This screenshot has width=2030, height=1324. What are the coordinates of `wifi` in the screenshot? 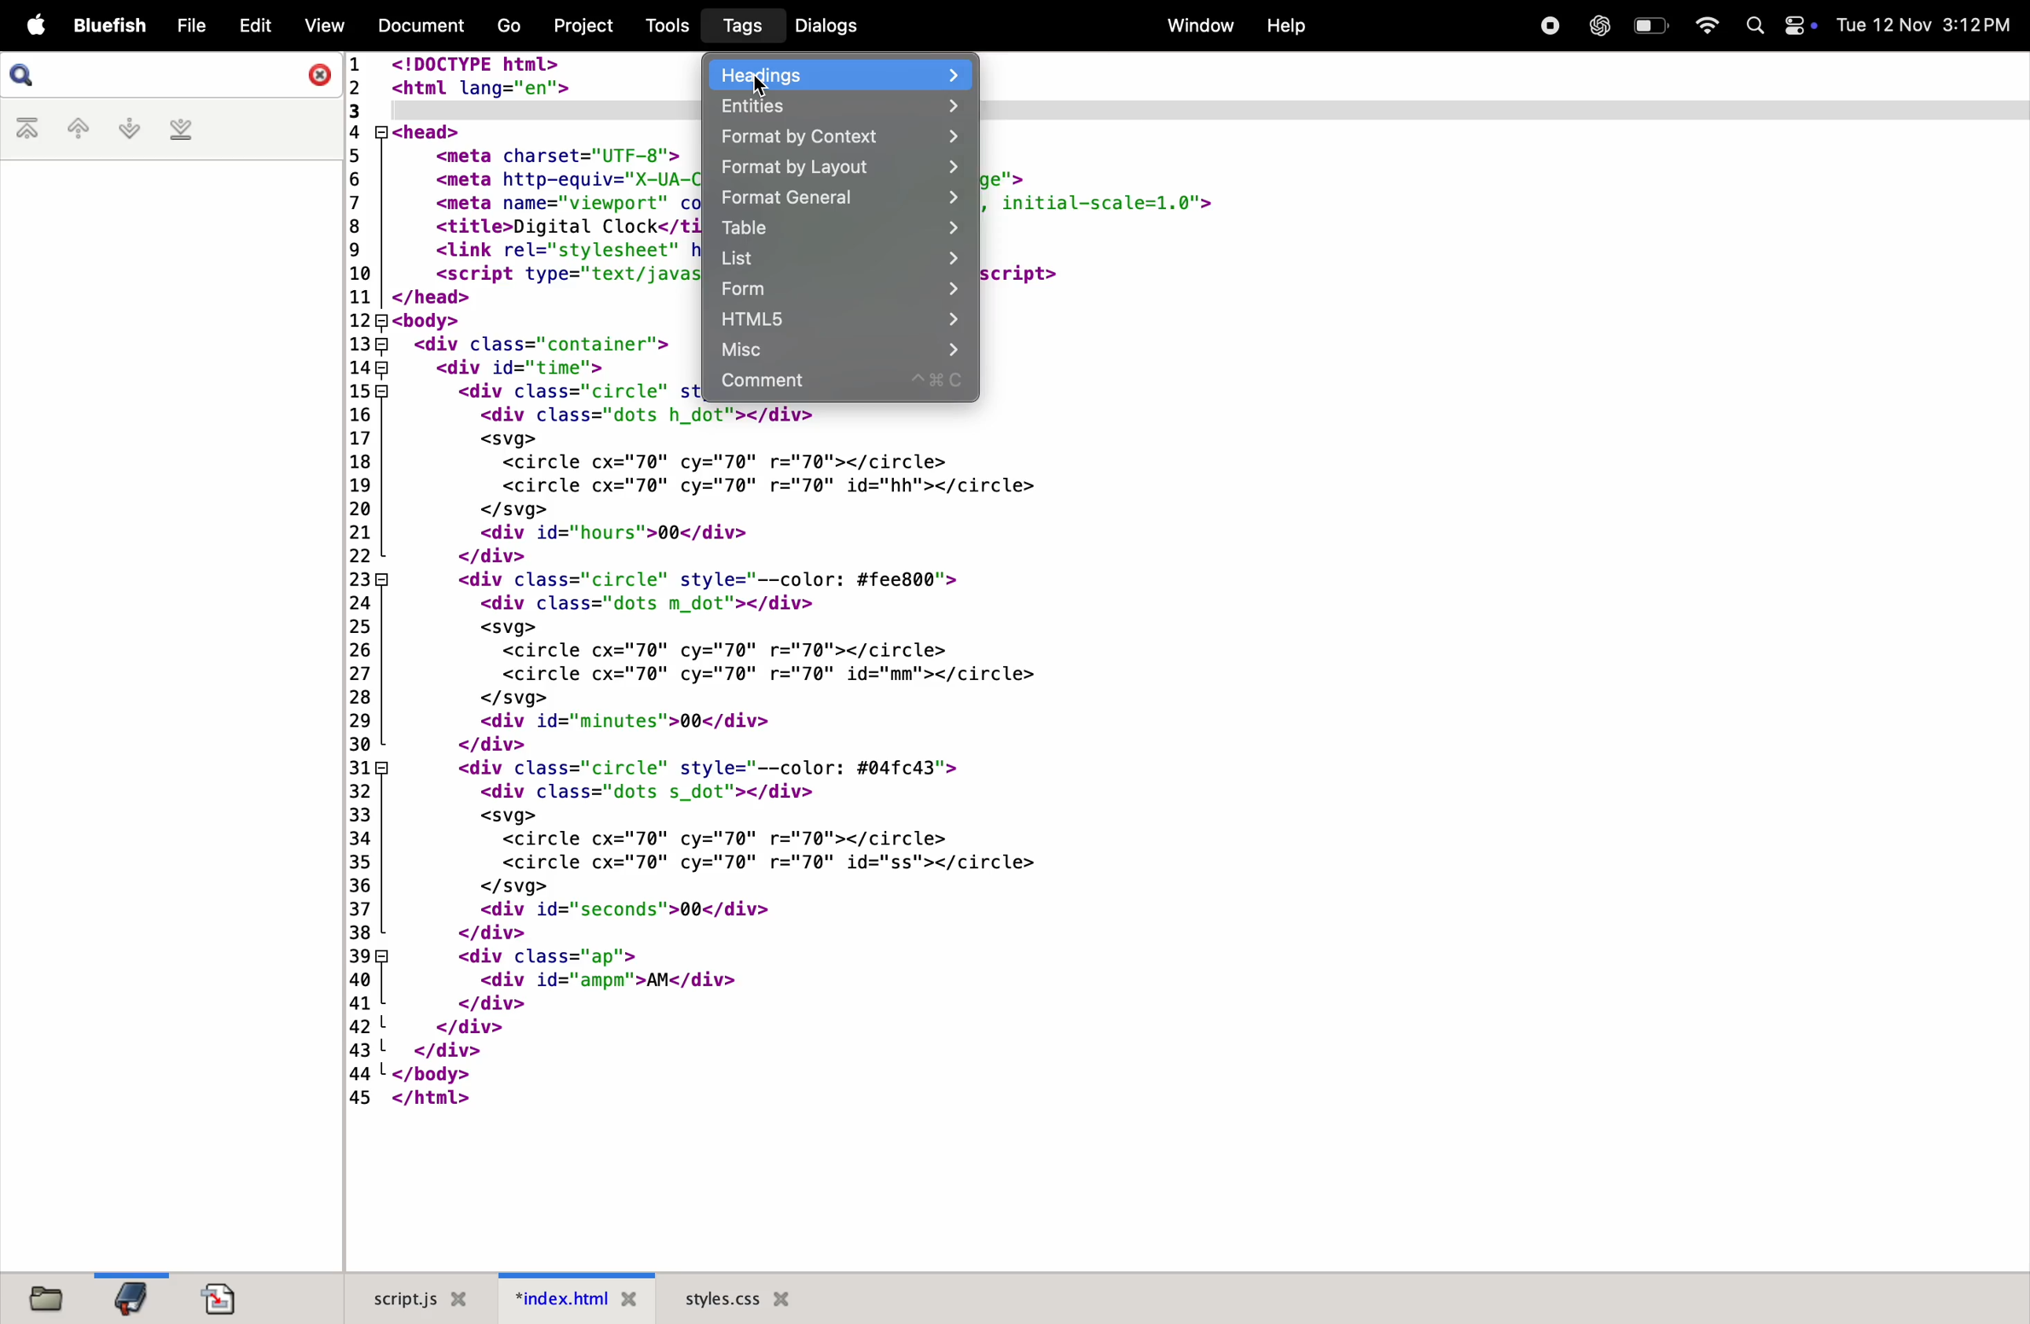 It's located at (1701, 26).